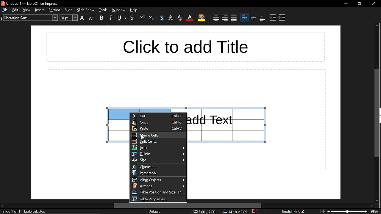 This screenshot has height=214, width=381. What do you see at coordinates (215, 18) in the screenshot?
I see `center` at bounding box center [215, 18].